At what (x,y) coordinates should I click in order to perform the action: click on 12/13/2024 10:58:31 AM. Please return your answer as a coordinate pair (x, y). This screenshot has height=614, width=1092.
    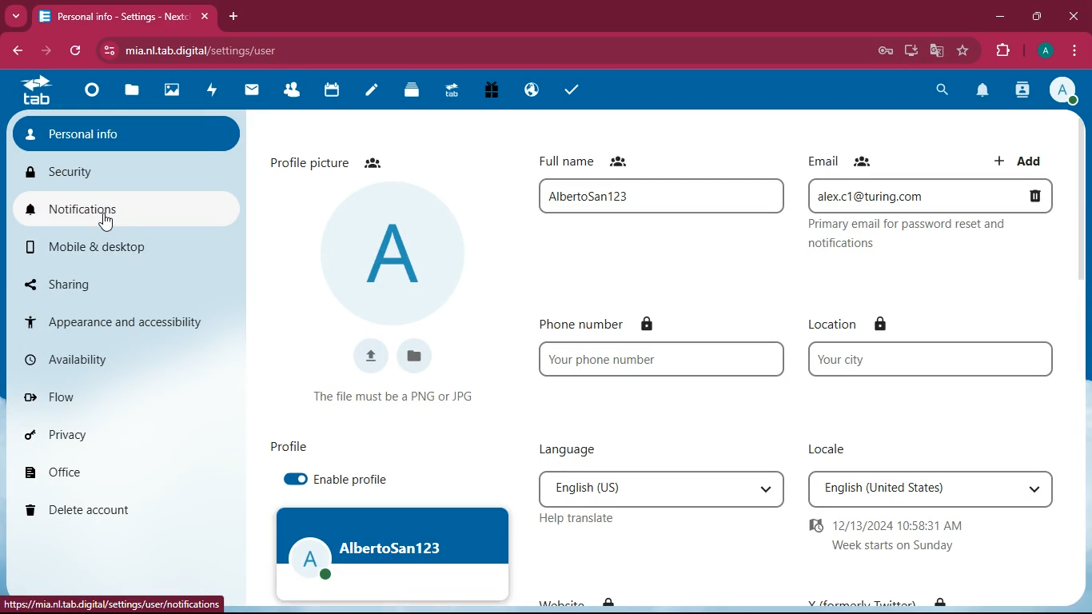
    Looking at the image, I should click on (891, 524).